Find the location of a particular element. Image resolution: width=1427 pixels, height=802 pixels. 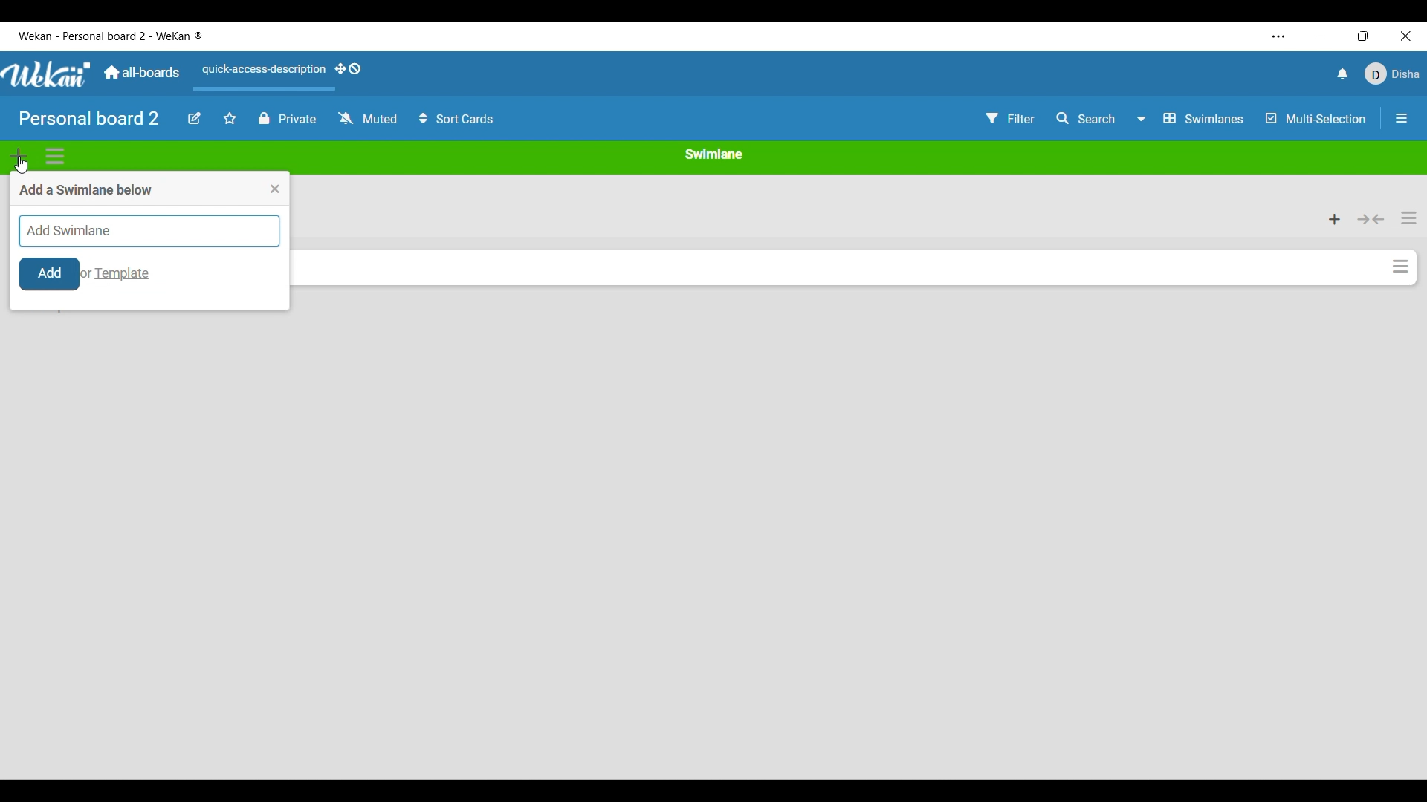

List actions is located at coordinates (1409, 218).